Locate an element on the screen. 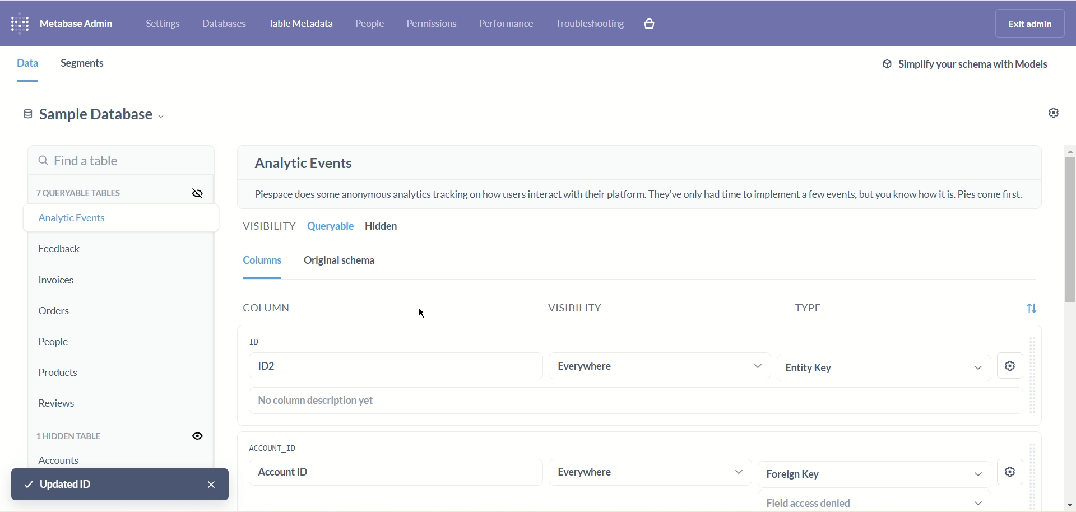 The width and height of the screenshot is (1076, 512). Settings is located at coordinates (163, 24).